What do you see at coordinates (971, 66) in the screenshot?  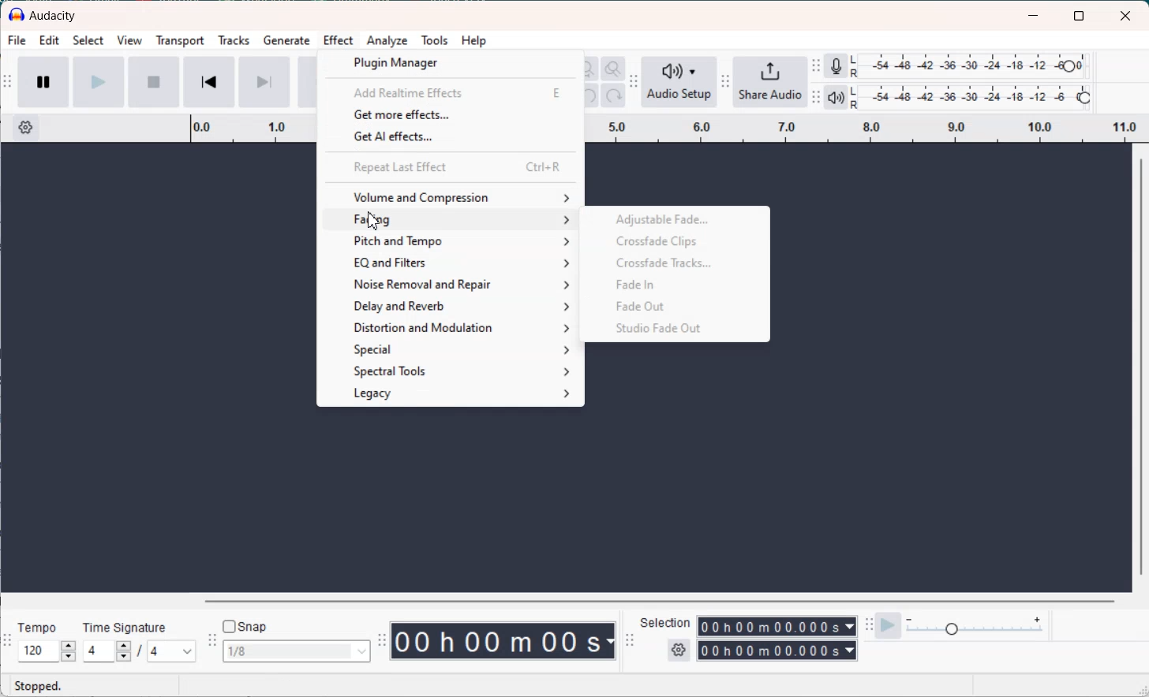 I see `Recording level 86%` at bounding box center [971, 66].